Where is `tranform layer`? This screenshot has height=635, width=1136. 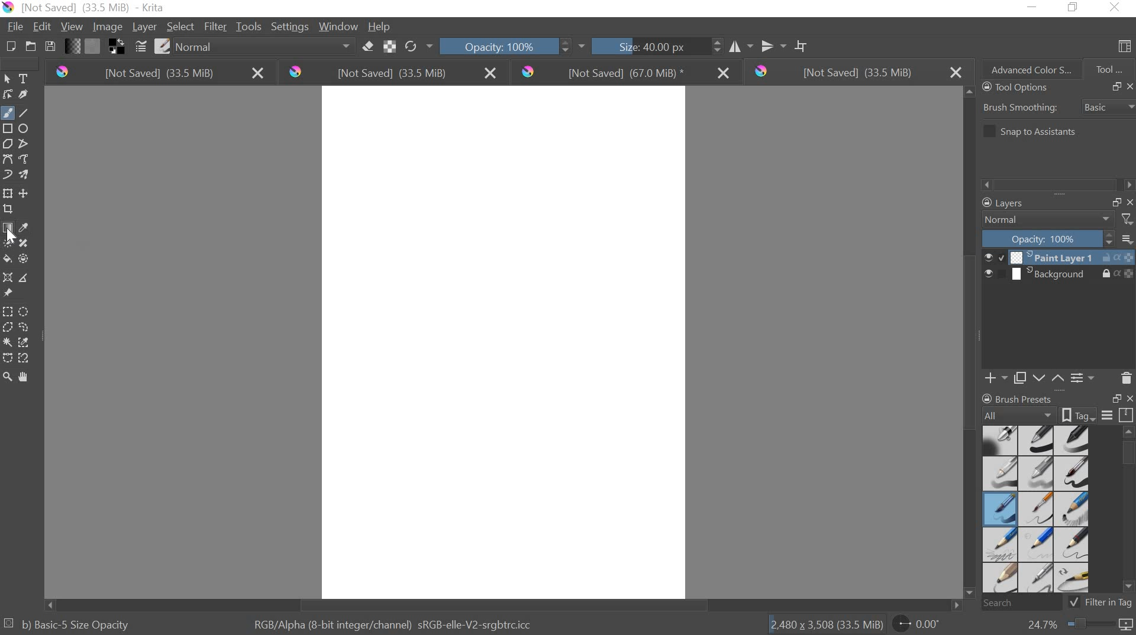
tranform layer is located at coordinates (8, 194).